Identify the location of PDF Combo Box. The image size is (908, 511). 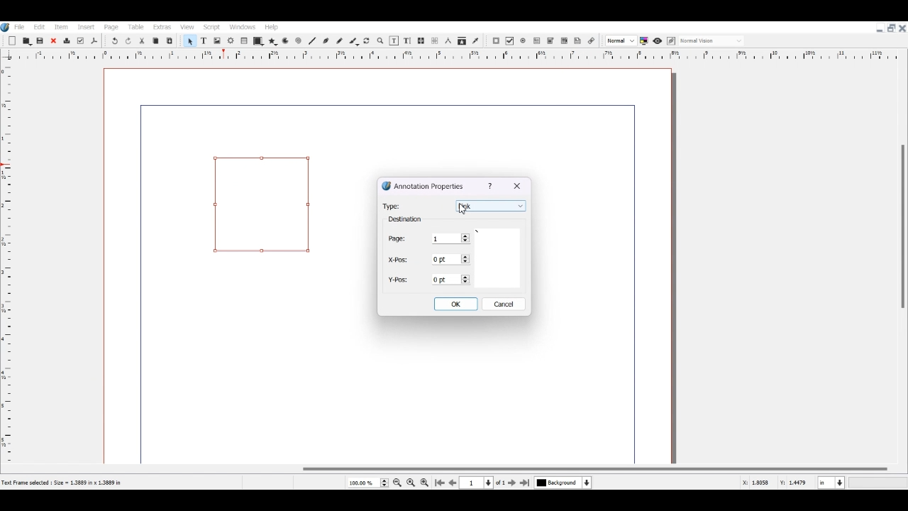
(550, 41).